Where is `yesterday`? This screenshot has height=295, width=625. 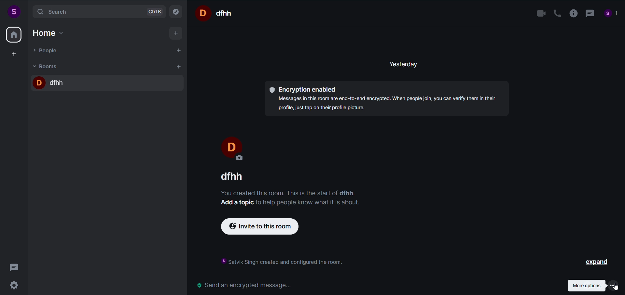
yesterday is located at coordinates (406, 65).